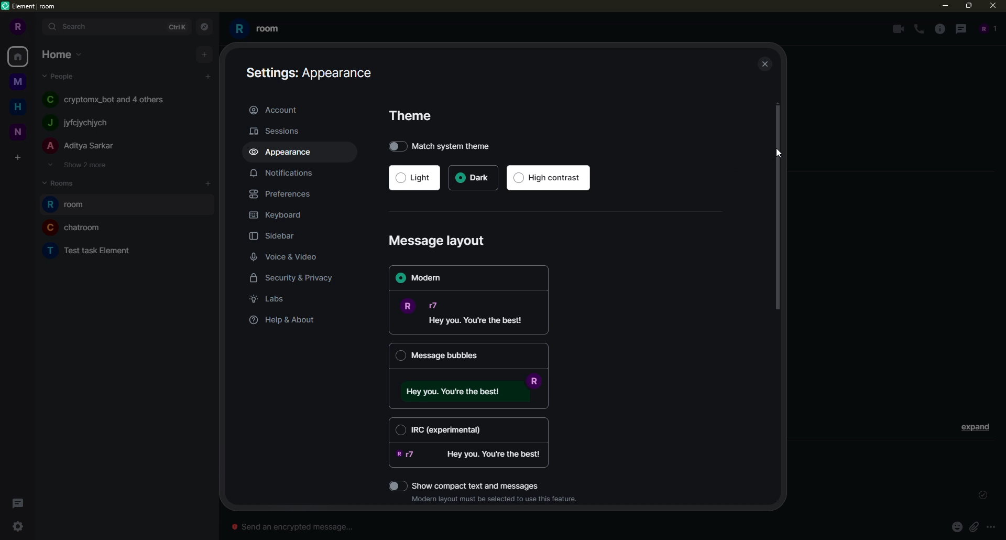 The width and height of the screenshot is (1006, 540). What do you see at coordinates (74, 26) in the screenshot?
I see `search` at bounding box center [74, 26].